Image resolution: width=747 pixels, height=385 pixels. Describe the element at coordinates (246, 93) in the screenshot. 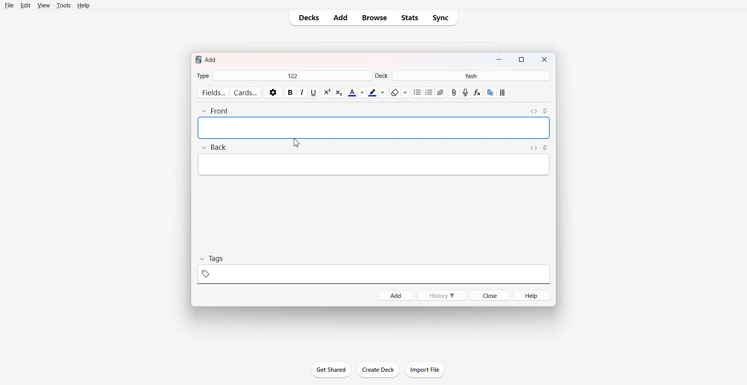

I see `Cards` at that location.